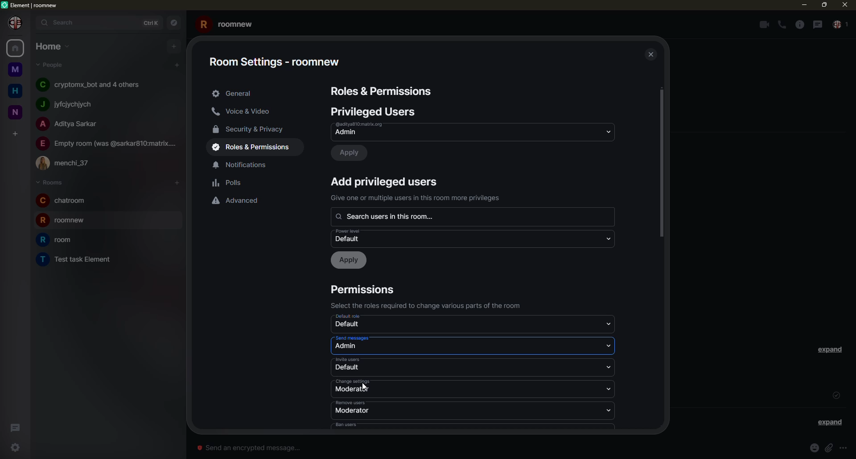 This screenshot has height=459, width=856. Describe the element at coordinates (610, 409) in the screenshot. I see `drop` at that location.